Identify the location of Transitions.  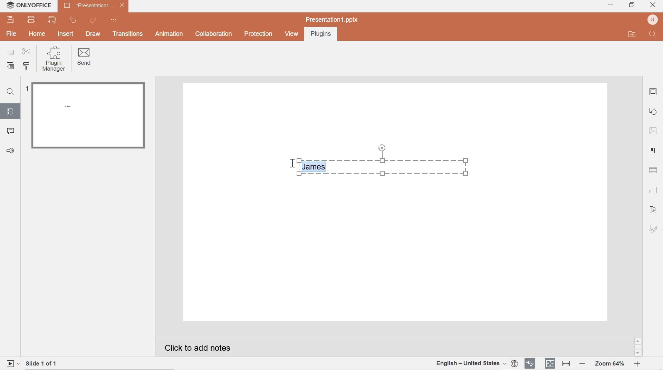
(128, 34).